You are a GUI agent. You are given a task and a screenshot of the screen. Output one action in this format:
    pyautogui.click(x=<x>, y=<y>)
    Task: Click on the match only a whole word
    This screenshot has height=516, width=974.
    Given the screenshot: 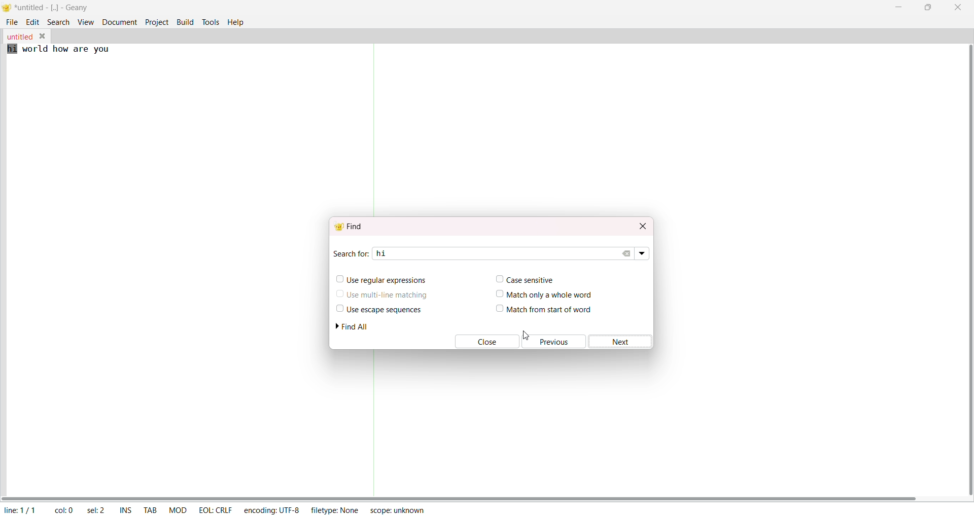 What is the action you would take?
    pyautogui.click(x=545, y=294)
    